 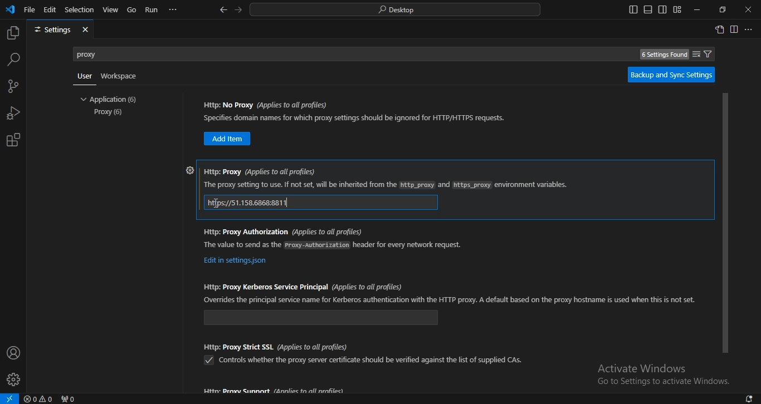 What do you see at coordinates (698, 11) in the screenshot?
I see `minimize` at bounding box center [698, 11].